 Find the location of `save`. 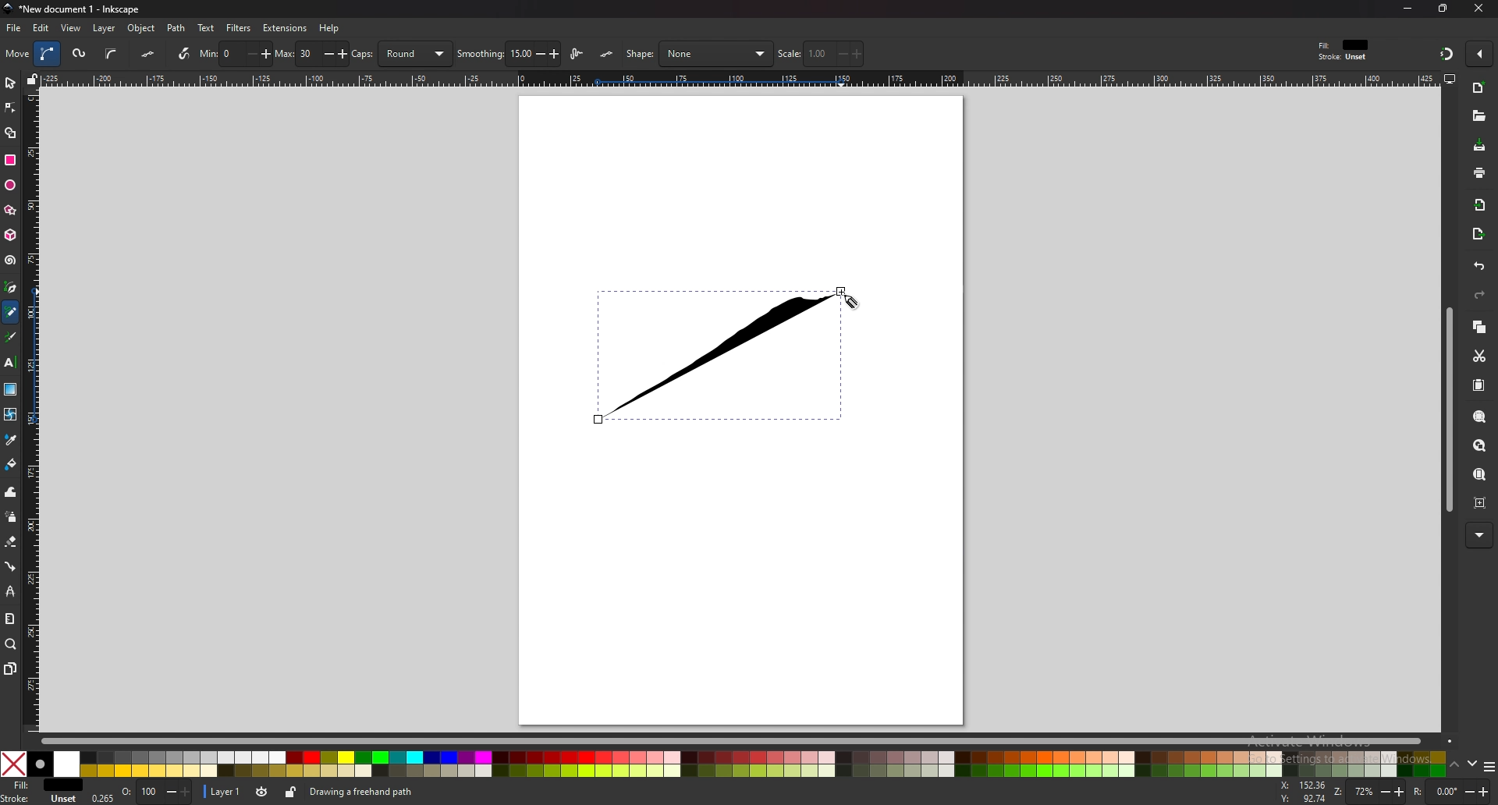

save is located at coordinates (1480, 147).